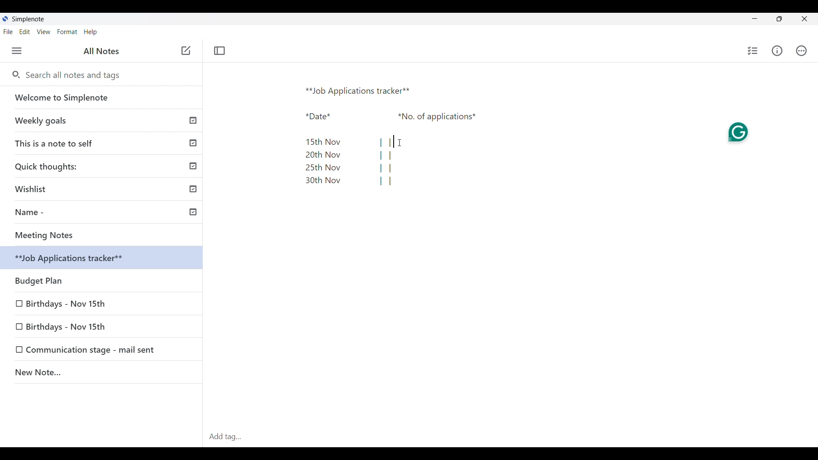 This screenshot has height=460, width=818. Describe the element at coordinates (17, 51) in the screenshot. I see `Menu` at that location.